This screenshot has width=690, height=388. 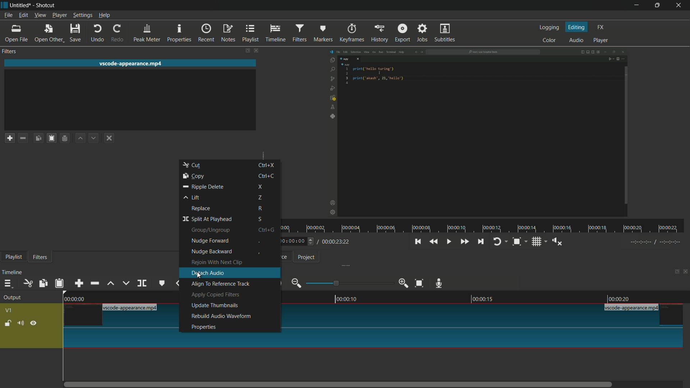 What do you see at coordinates (8, 324) in the screenshot?
I see `lock` at bounding box center [8, 324].